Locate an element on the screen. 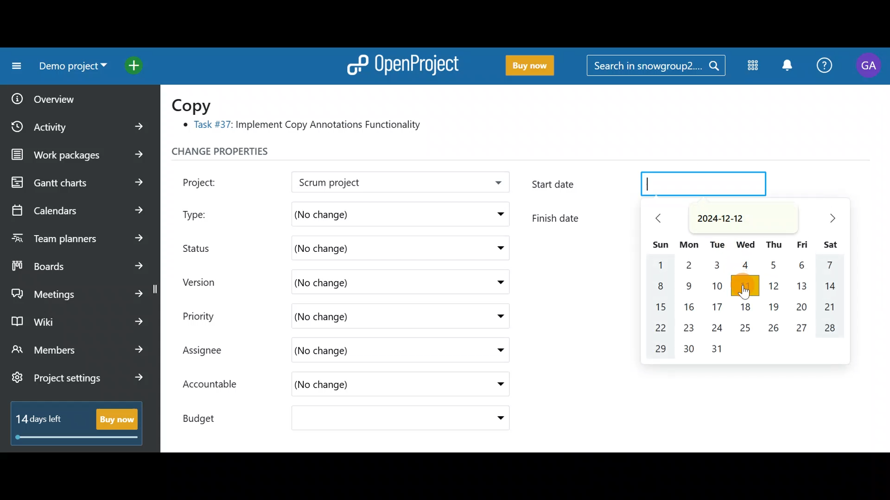 The image size is (890, 500). Type drop down is located at coordinates (498, 216).